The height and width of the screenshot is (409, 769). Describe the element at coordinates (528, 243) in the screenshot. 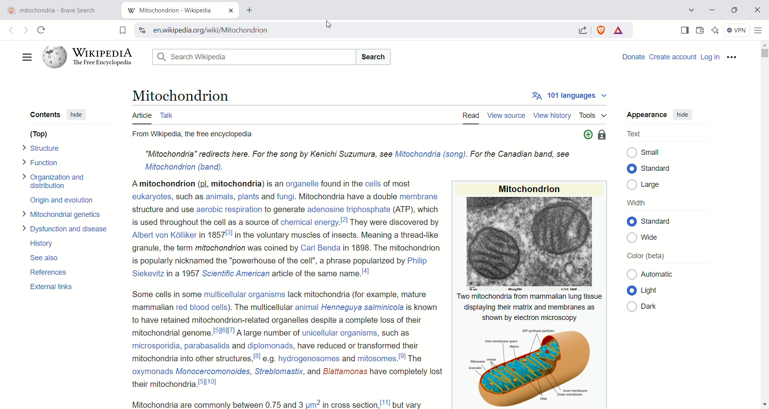

I see `mitochondrion image` at that location.